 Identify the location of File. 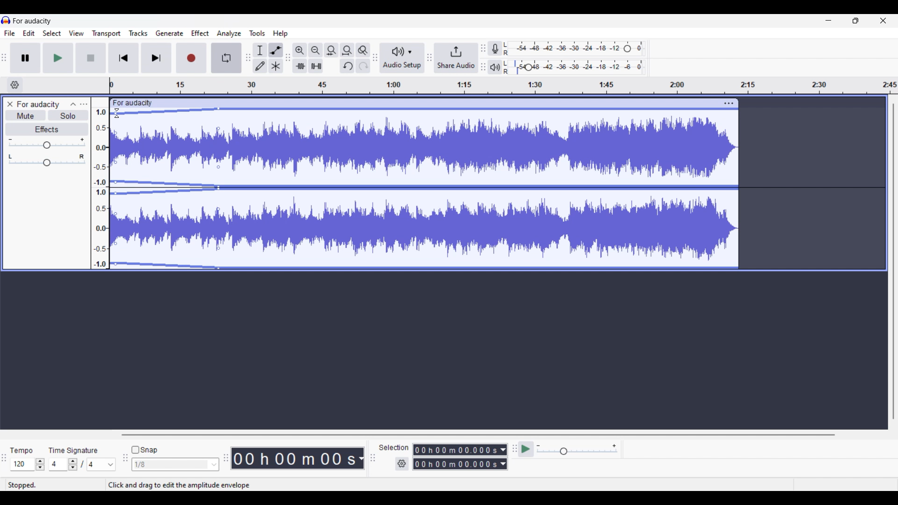
(10, 33).